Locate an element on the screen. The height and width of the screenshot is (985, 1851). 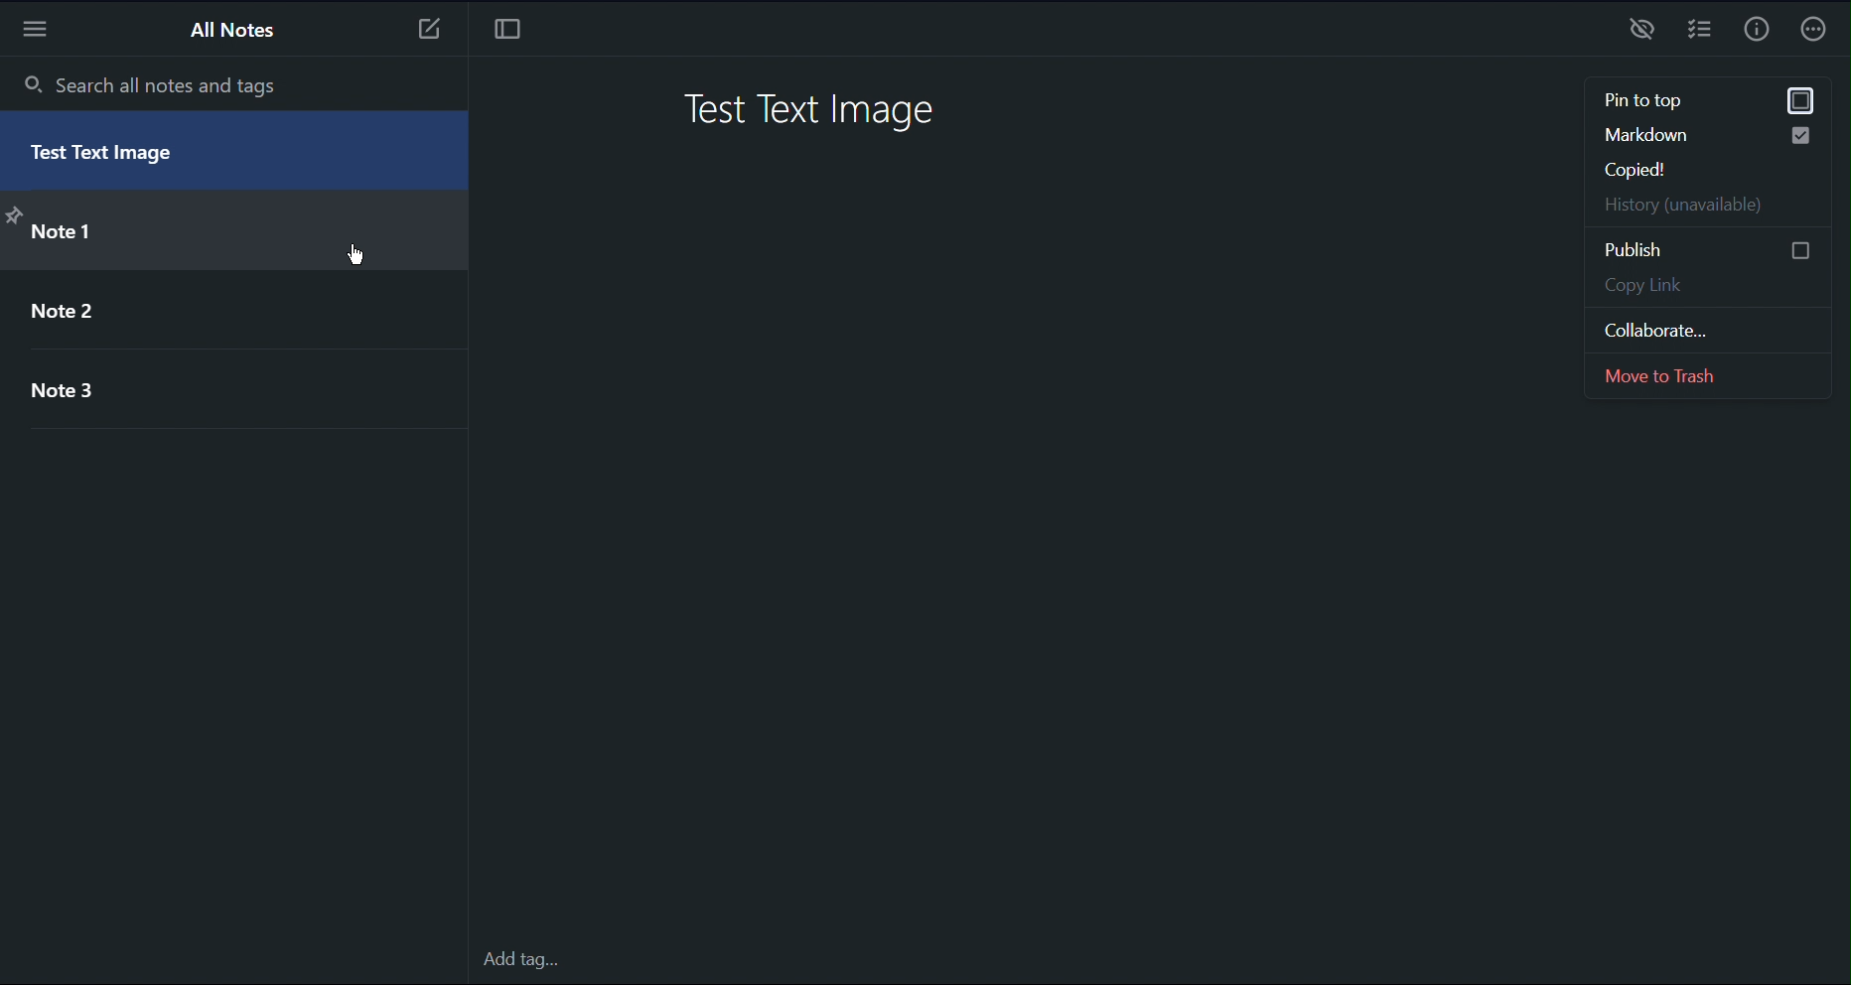
Checklist is located at coordinates (1699, 33).